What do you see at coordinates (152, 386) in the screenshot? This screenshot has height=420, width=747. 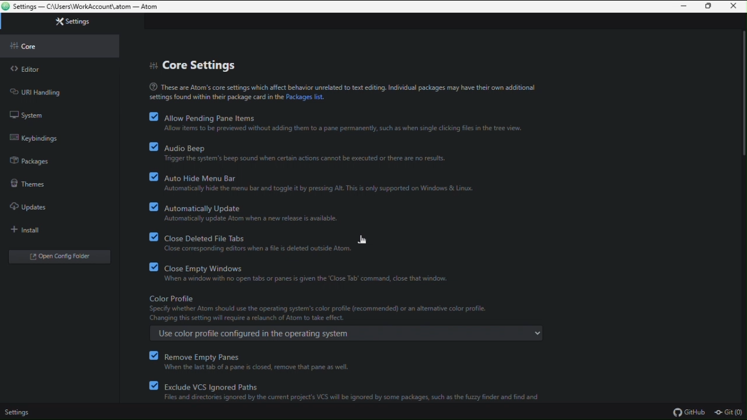 I see `checkbox` at bounding box center [152, 386].